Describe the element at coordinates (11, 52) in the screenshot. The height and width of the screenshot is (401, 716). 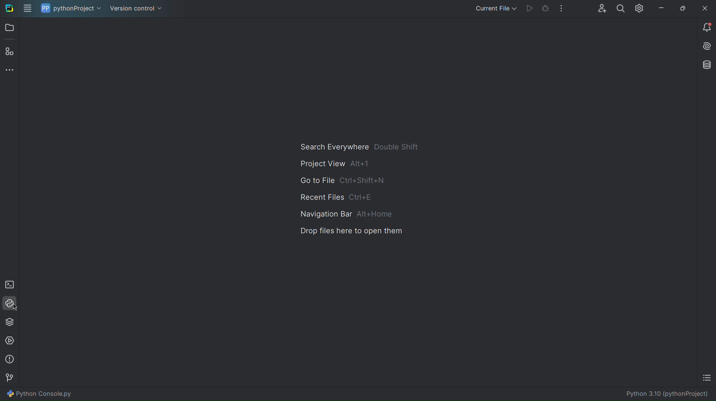
I see `Plugins` at that location.